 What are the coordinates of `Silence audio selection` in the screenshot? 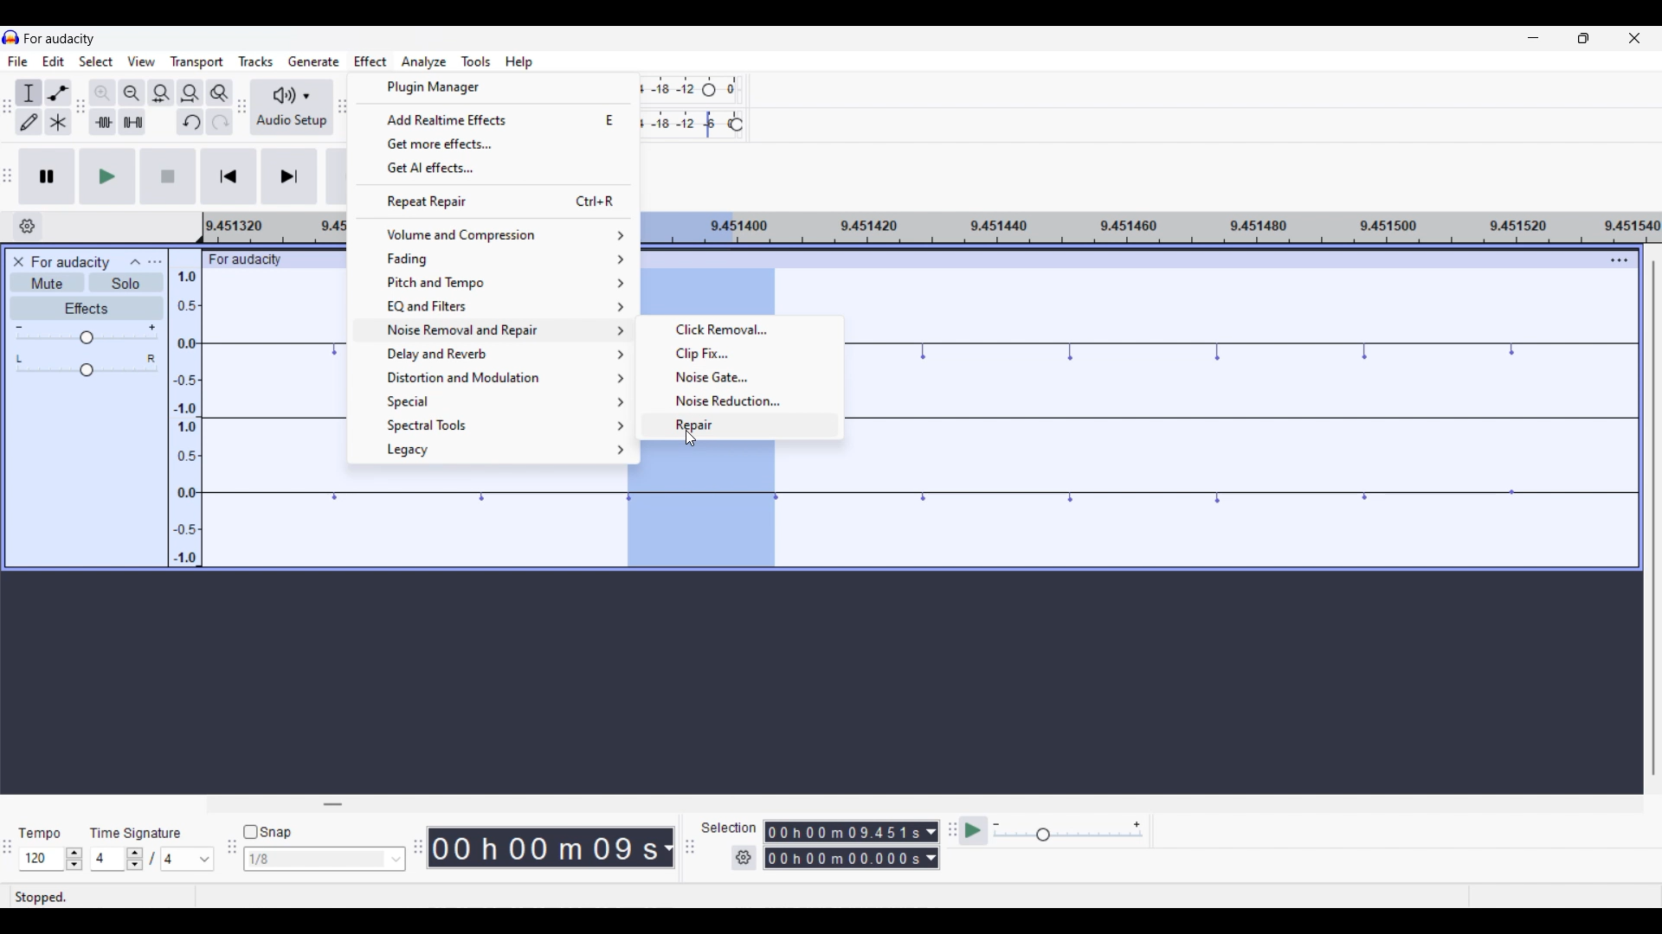 It's located at (133, 122).